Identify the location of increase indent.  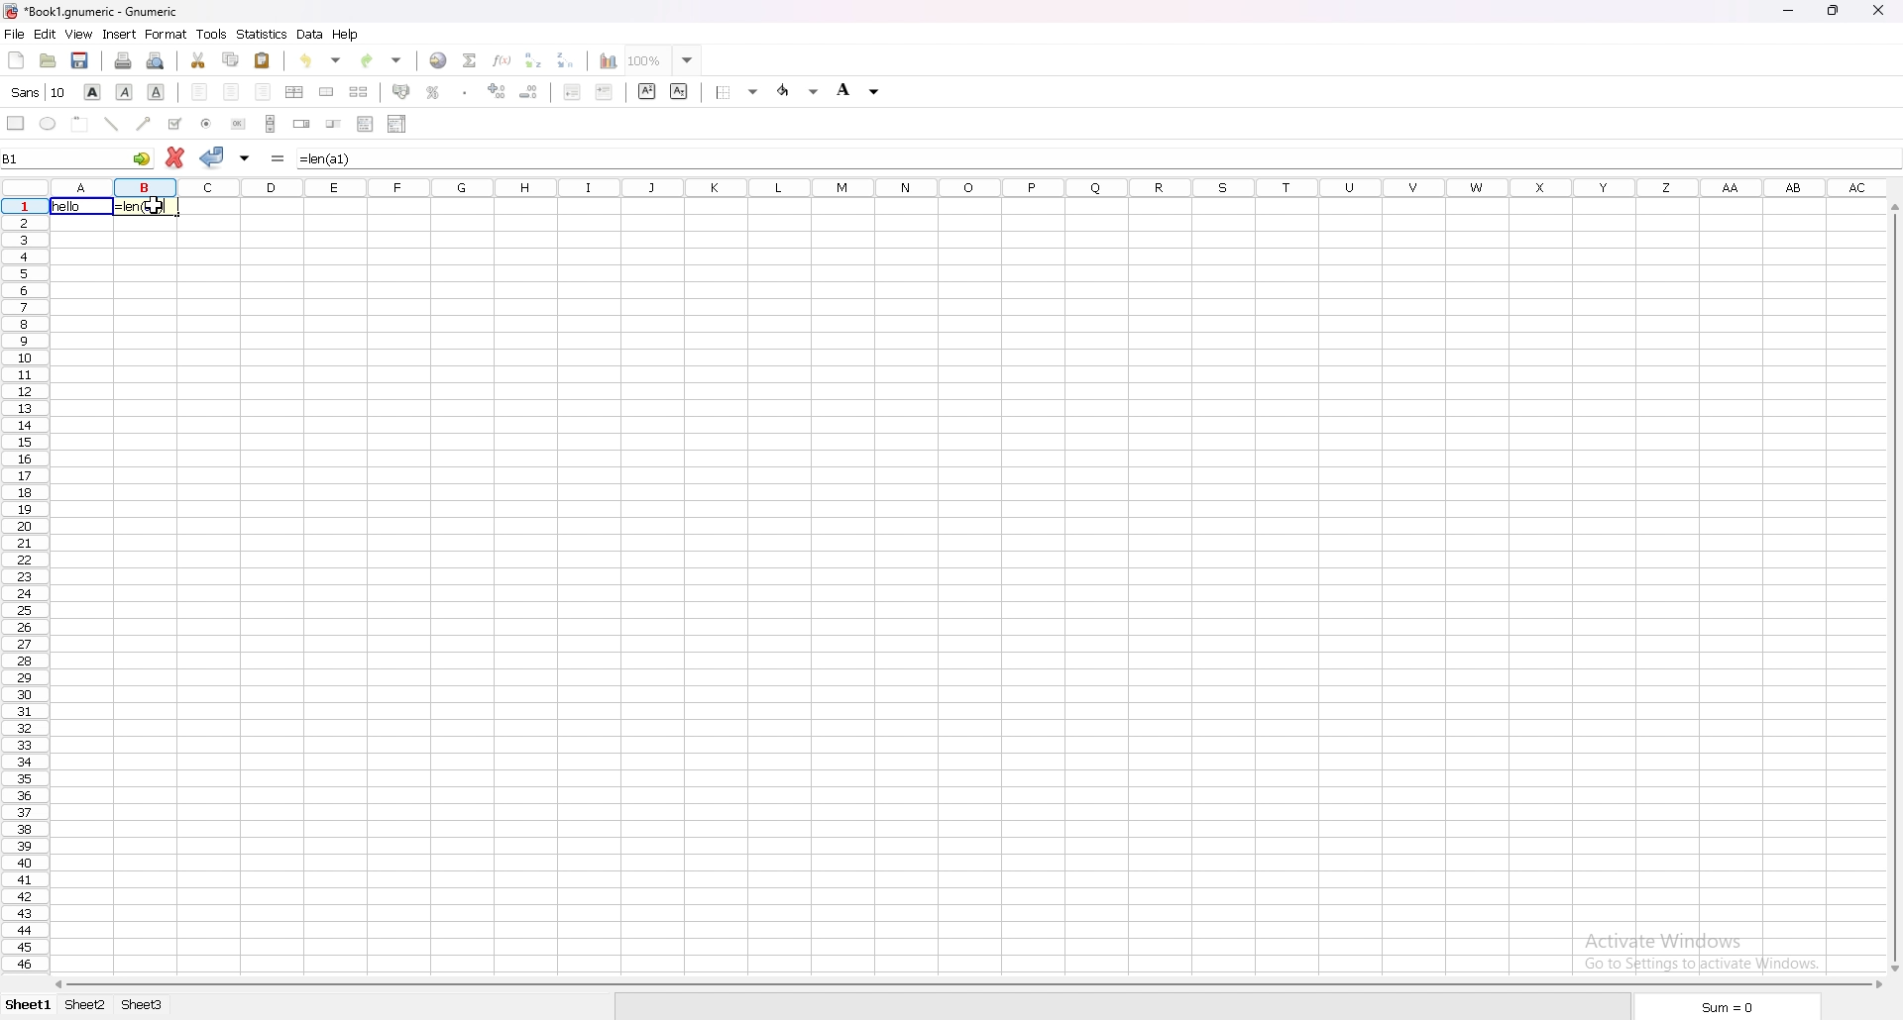
(605, 92).